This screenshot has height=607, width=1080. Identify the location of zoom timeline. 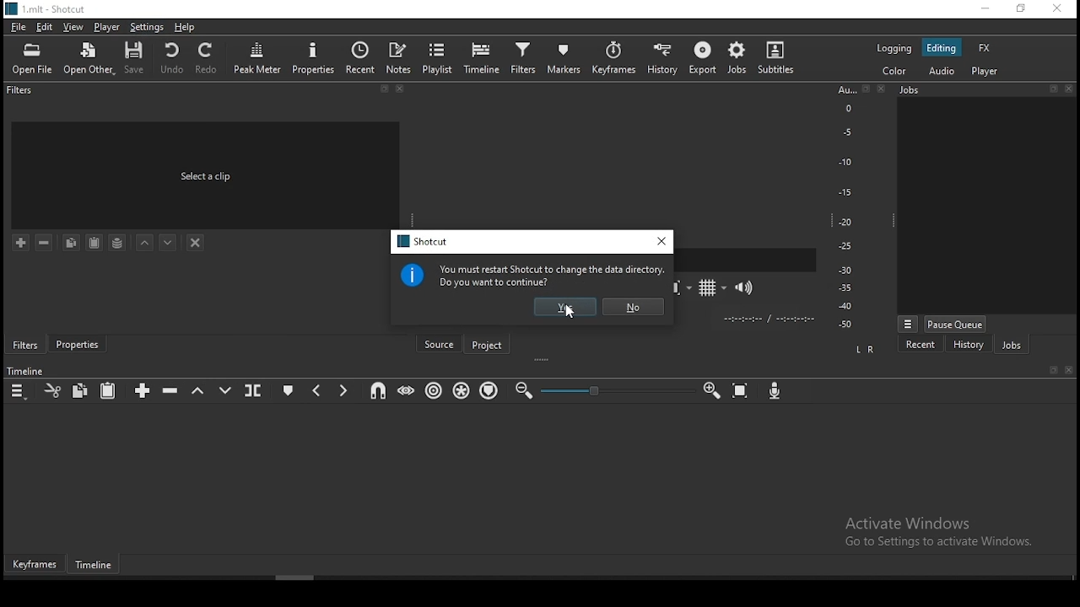
(711, 390).